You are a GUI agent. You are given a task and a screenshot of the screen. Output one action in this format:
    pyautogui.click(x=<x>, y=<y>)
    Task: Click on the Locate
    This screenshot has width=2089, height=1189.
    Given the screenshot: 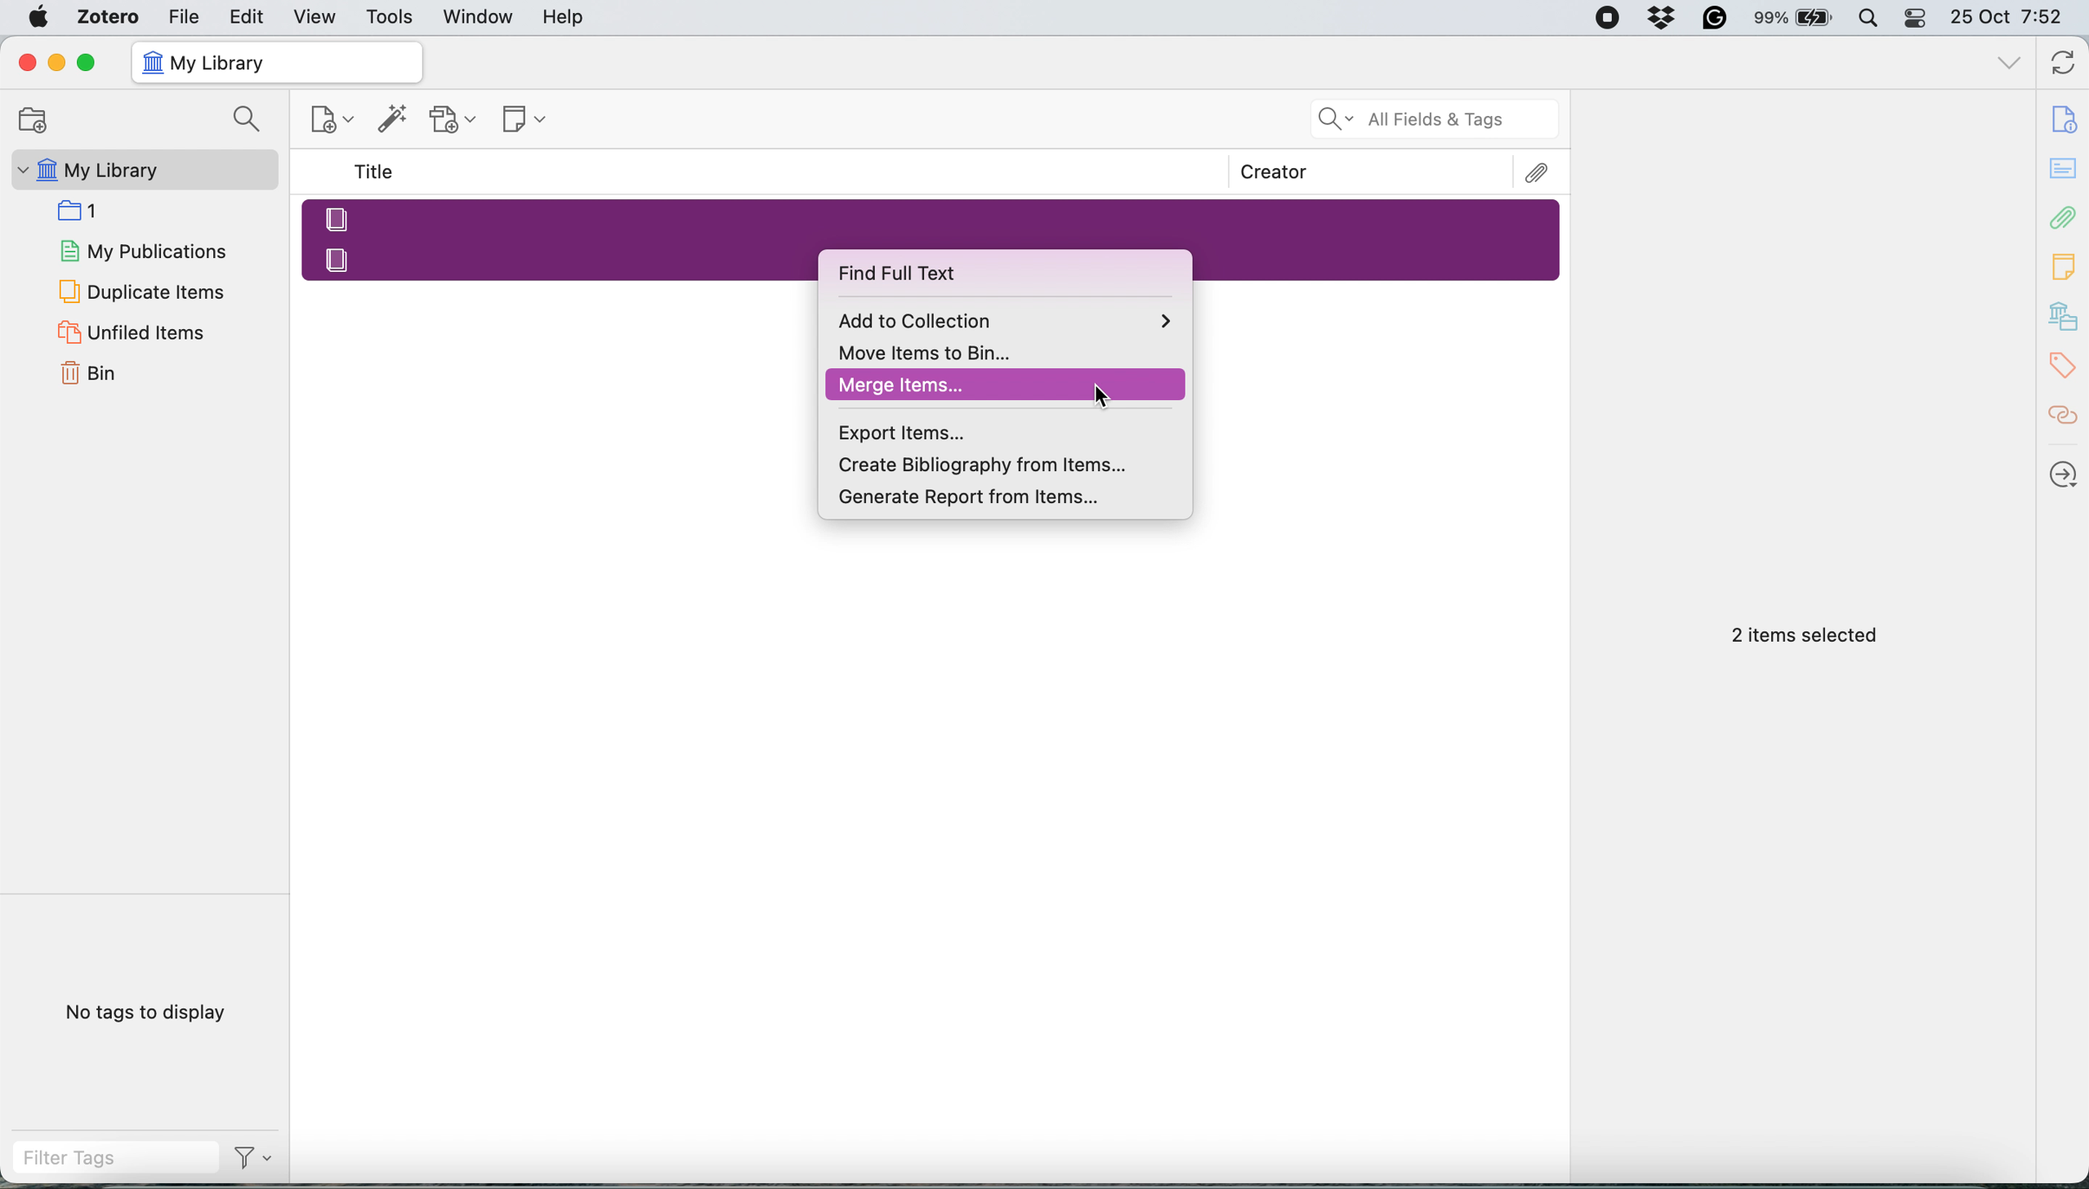 What is the action you would take?
    pyautogui.click(x=2064, y=474)
    